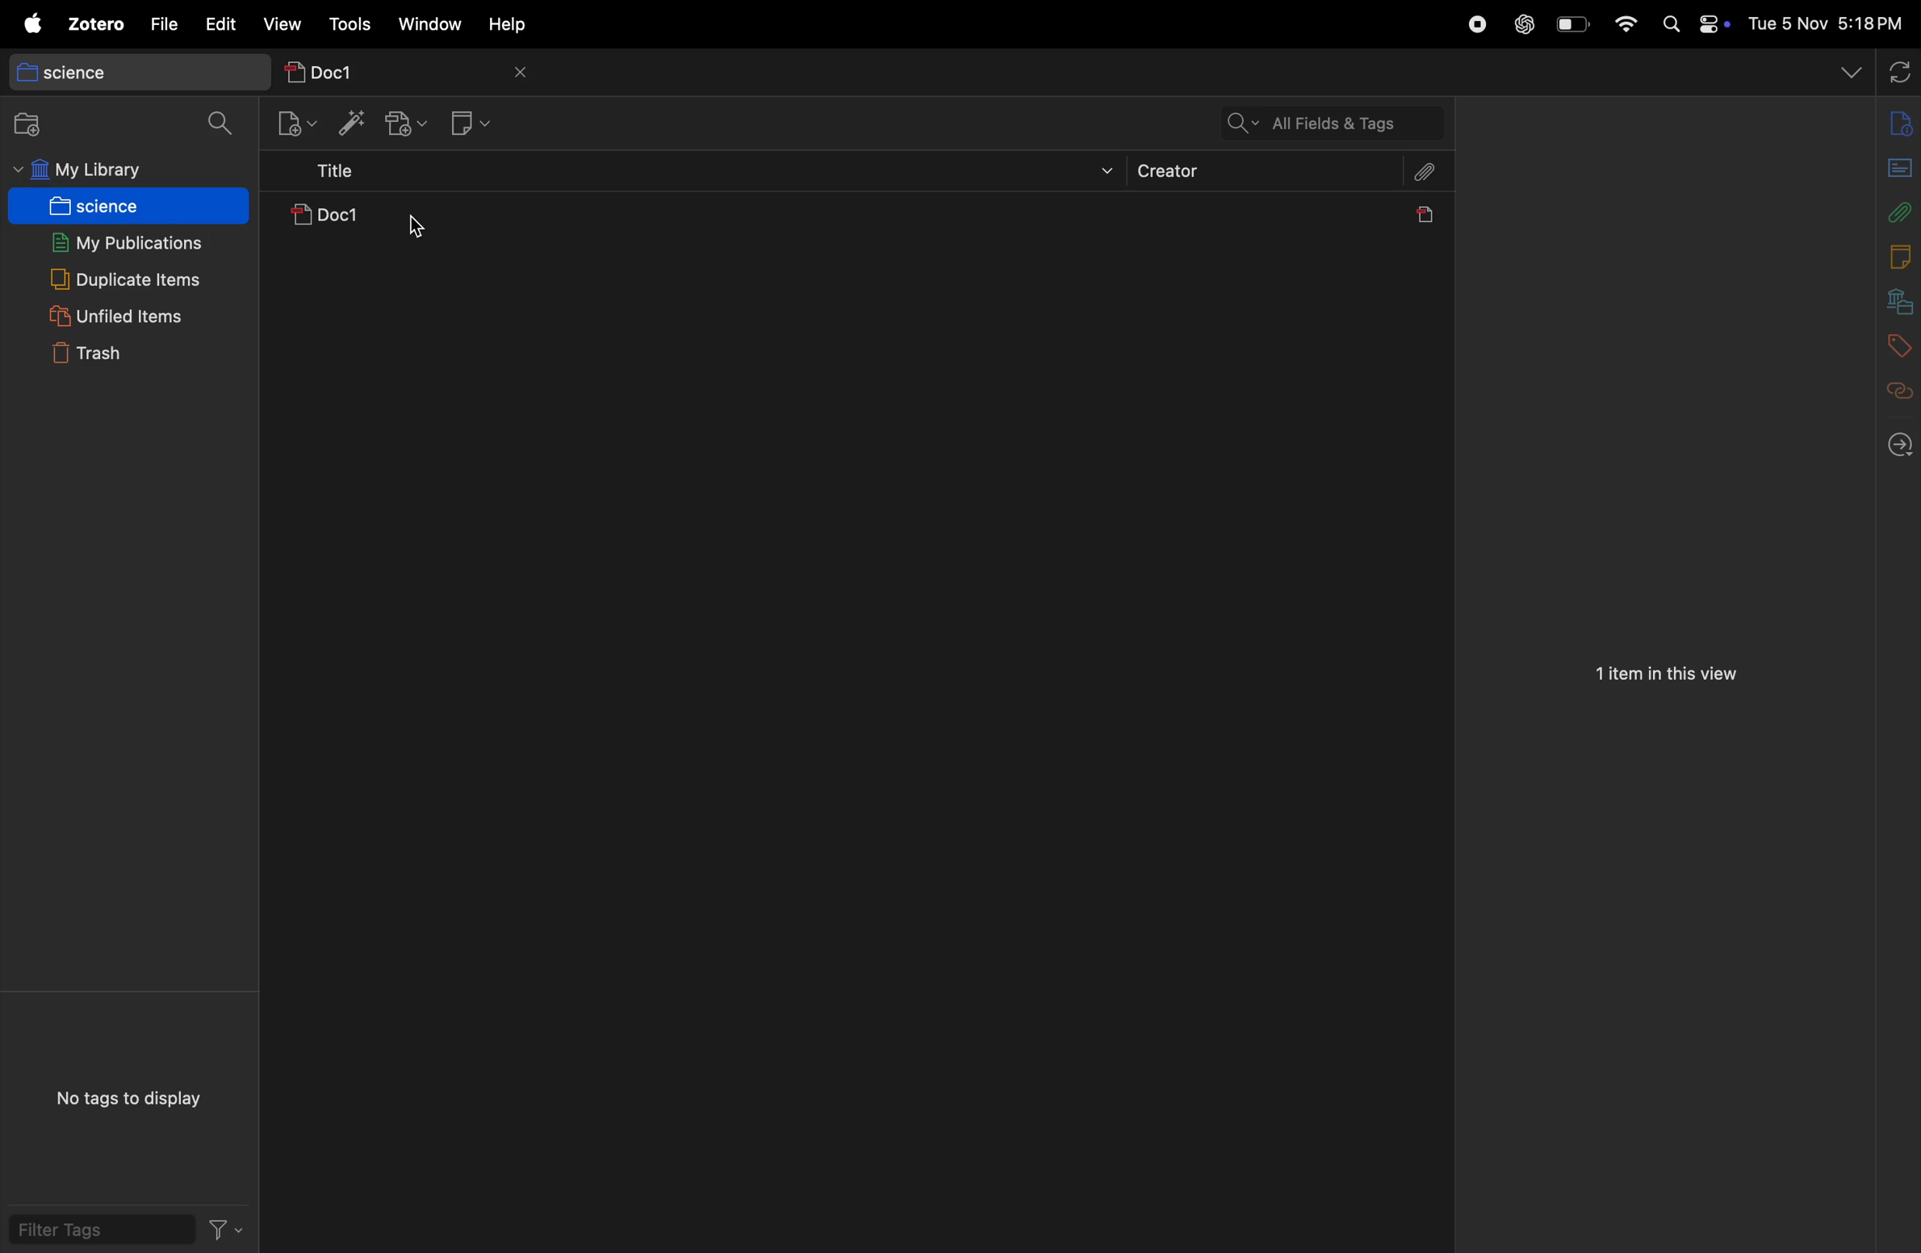 This screenshot has height=1253, width=1921. I want to click on Tue 5 Nov 5:18 PM(time and date), so click(1827, 23).